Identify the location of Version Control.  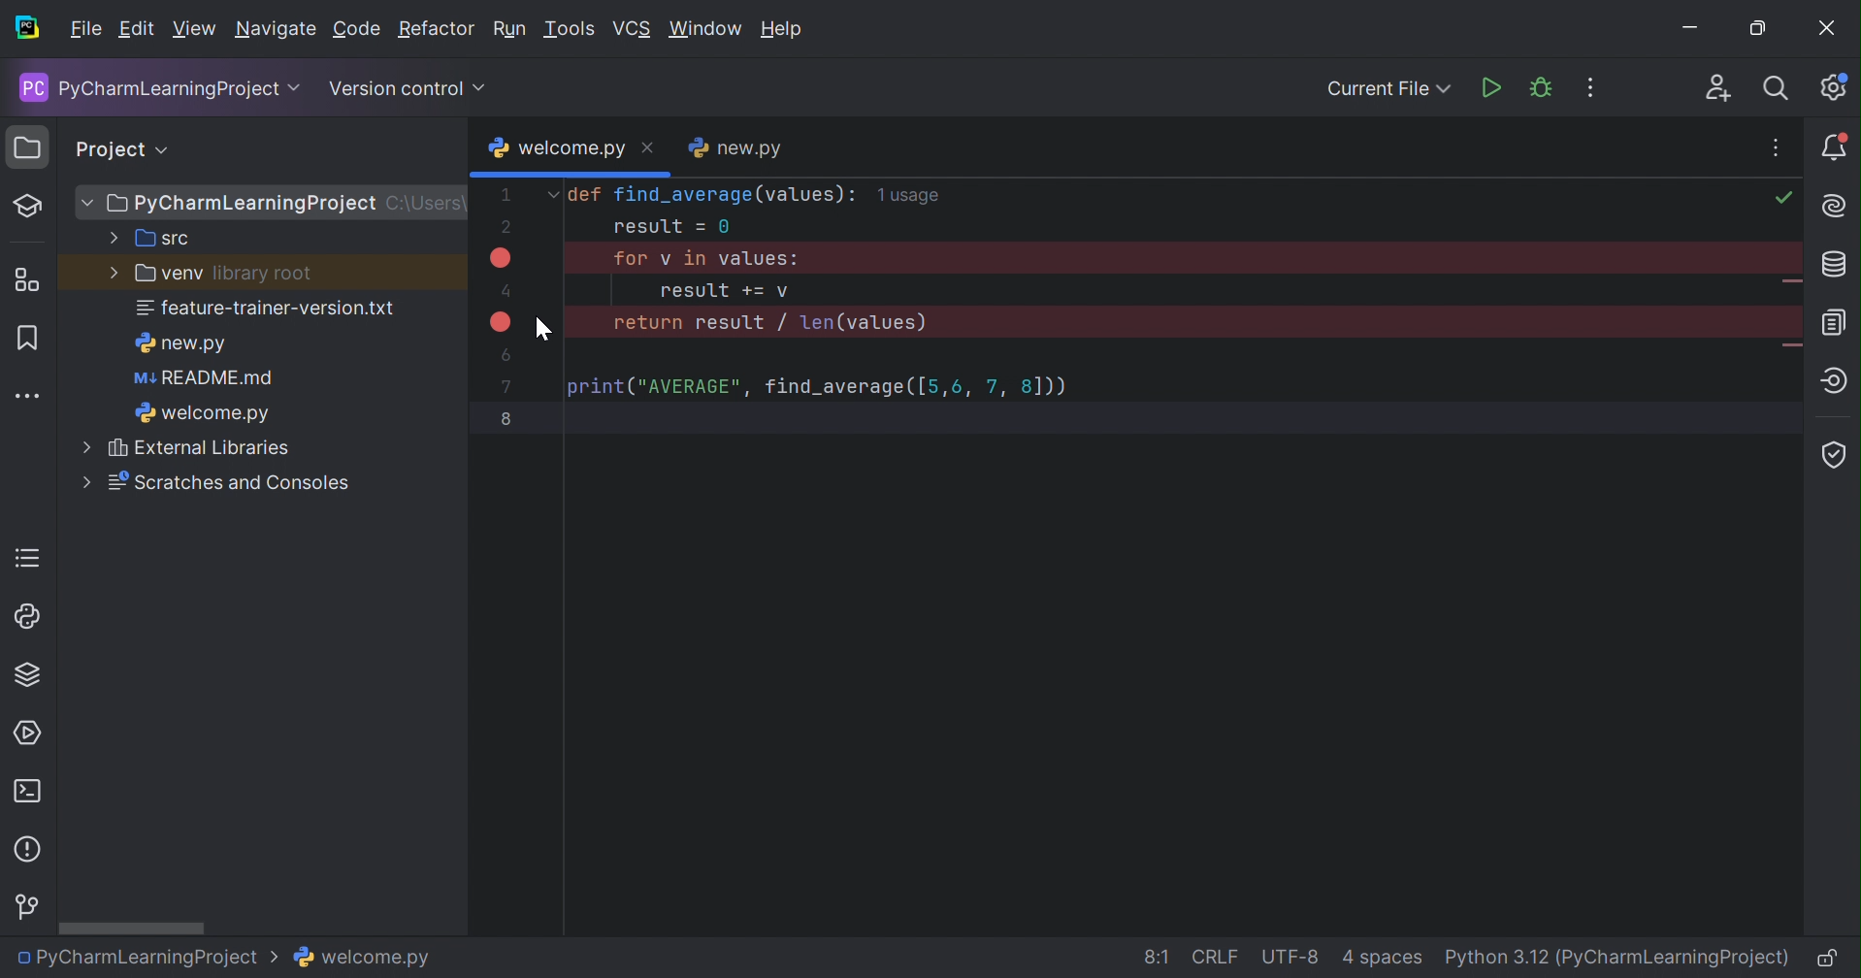
(26, 907).